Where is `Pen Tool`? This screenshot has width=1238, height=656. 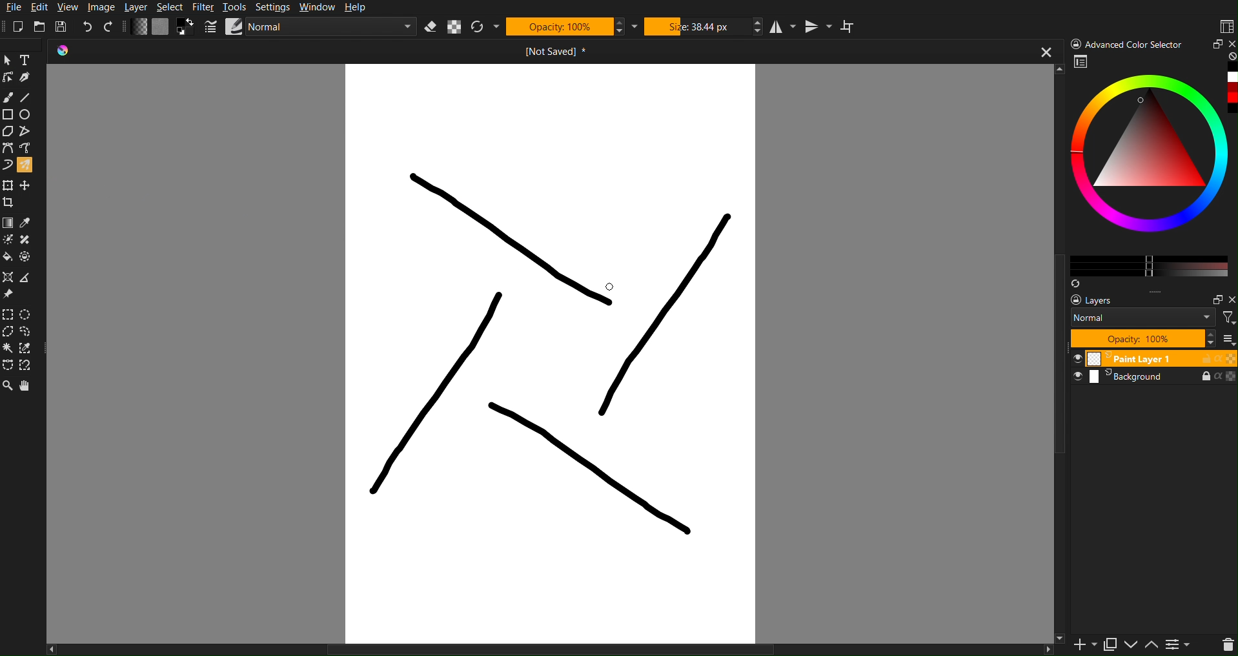 Pen Tool is located at coordinates (28, 77).